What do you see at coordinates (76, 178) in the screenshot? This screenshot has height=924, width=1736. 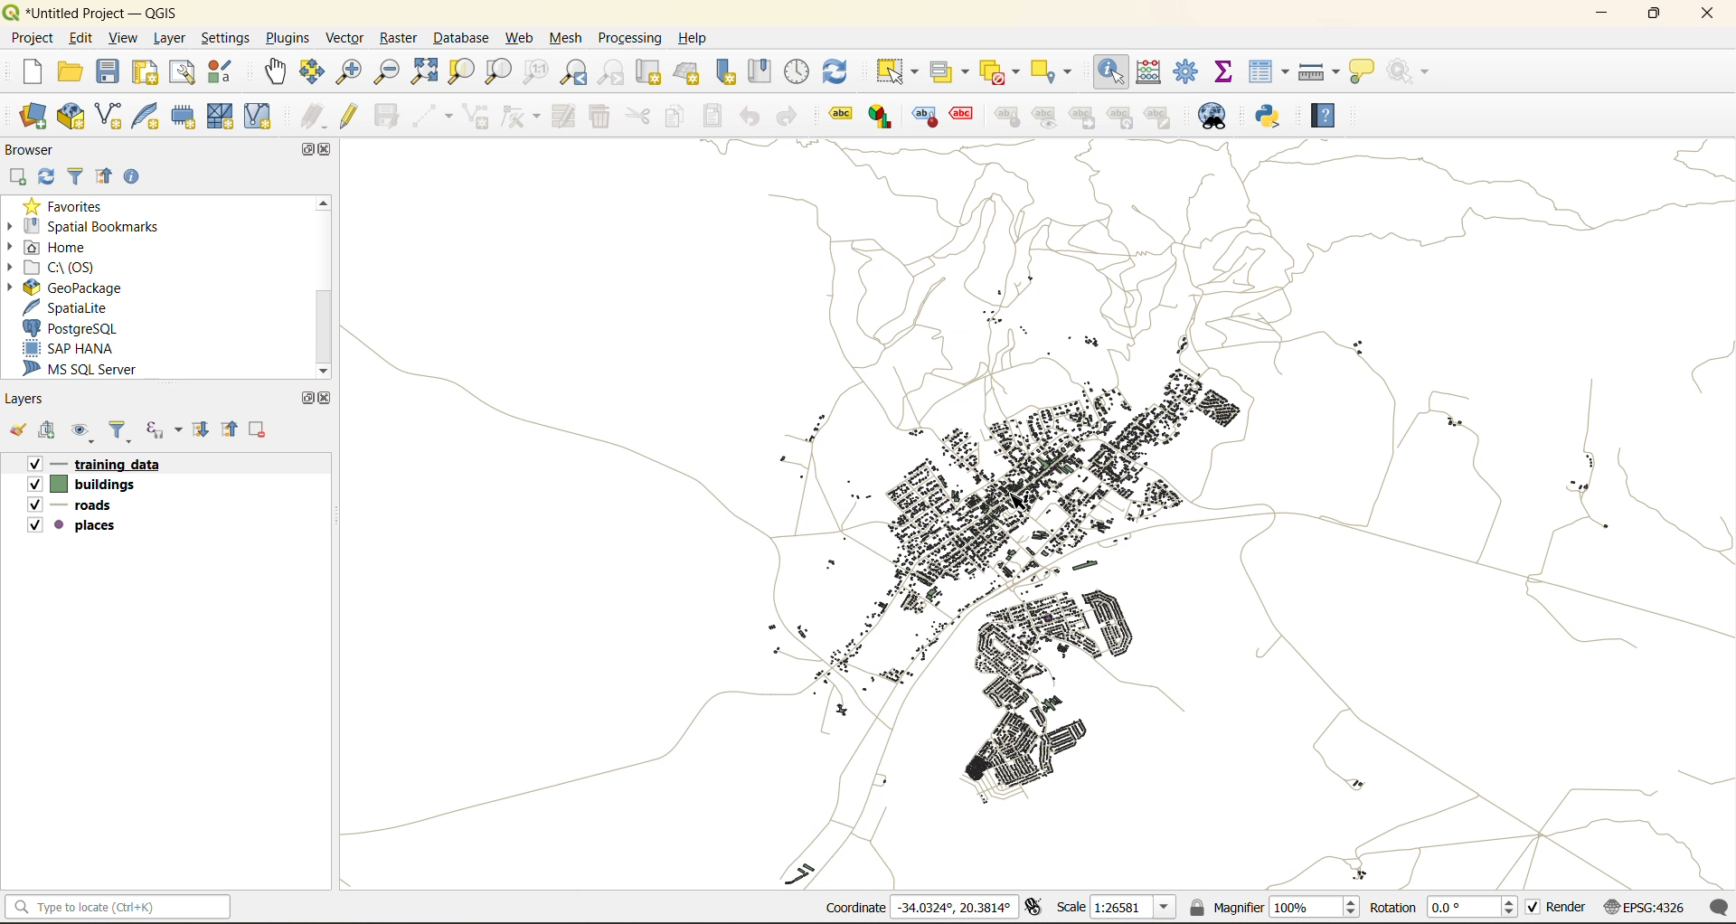 I see `filter` at bounding box center [76, 178].